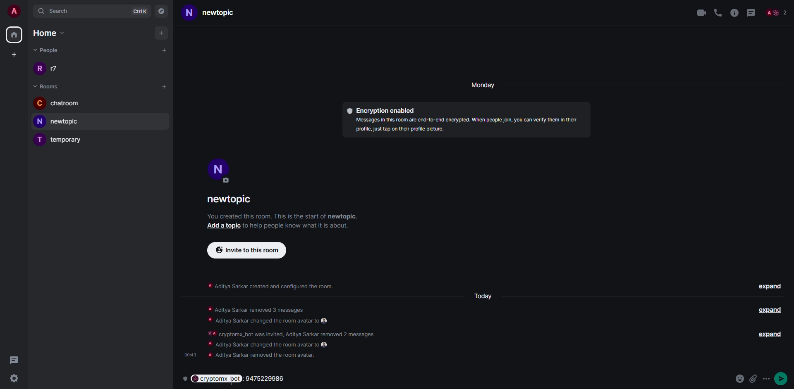  Describe the element at coordinates (220, 13) in the screenshot. I see `newtopic` at that location.